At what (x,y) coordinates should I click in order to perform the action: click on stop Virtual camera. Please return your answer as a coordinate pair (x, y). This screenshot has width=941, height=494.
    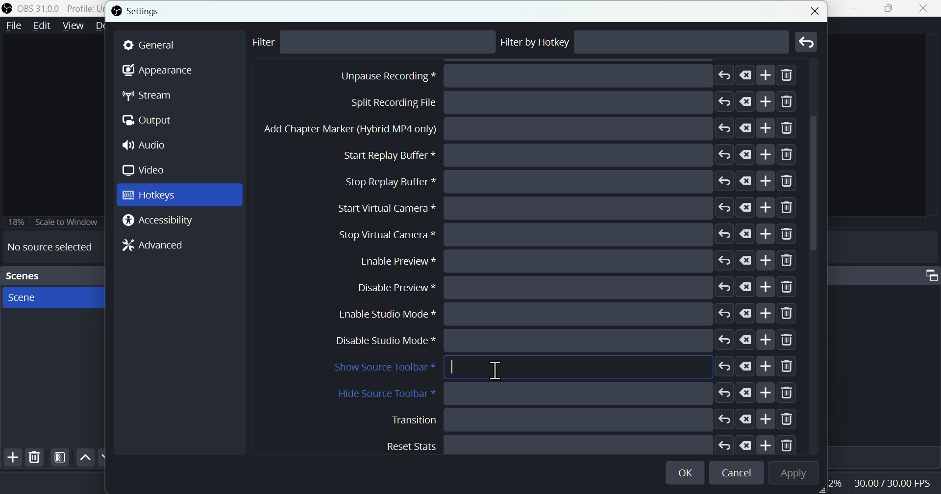
    Looking at the image, I should click on (564, 341).